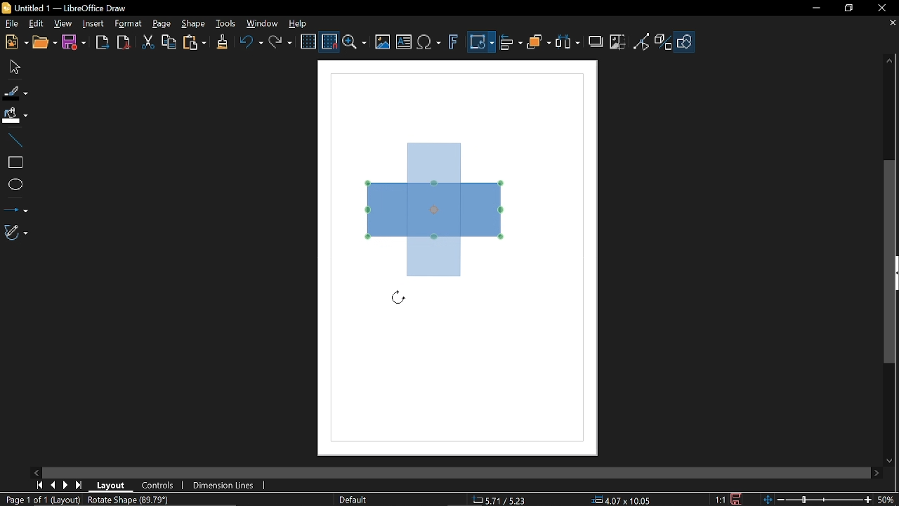 This screenshot has width=899, height=506. Describe the element at coordinates (398, 299) in the screenshot. I see `Cursor` at that location.